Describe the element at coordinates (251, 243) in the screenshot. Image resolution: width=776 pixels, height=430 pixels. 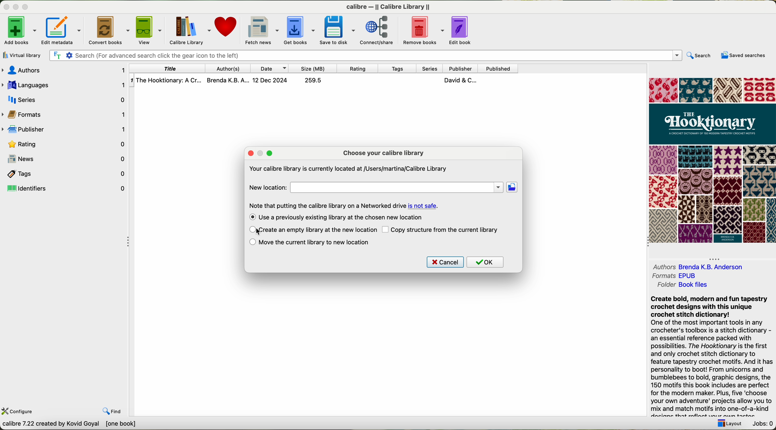
I see `checkbox` at that location.